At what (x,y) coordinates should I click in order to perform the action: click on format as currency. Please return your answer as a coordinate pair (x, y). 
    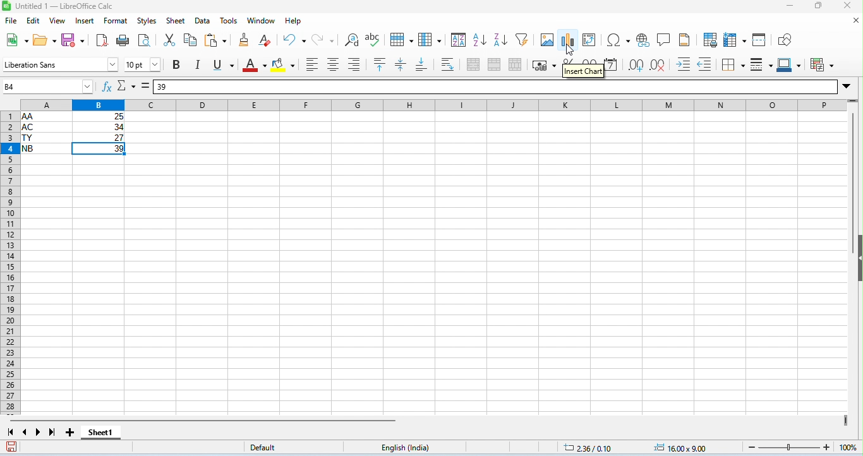
    Looking at the image, I should click on (545, 66).